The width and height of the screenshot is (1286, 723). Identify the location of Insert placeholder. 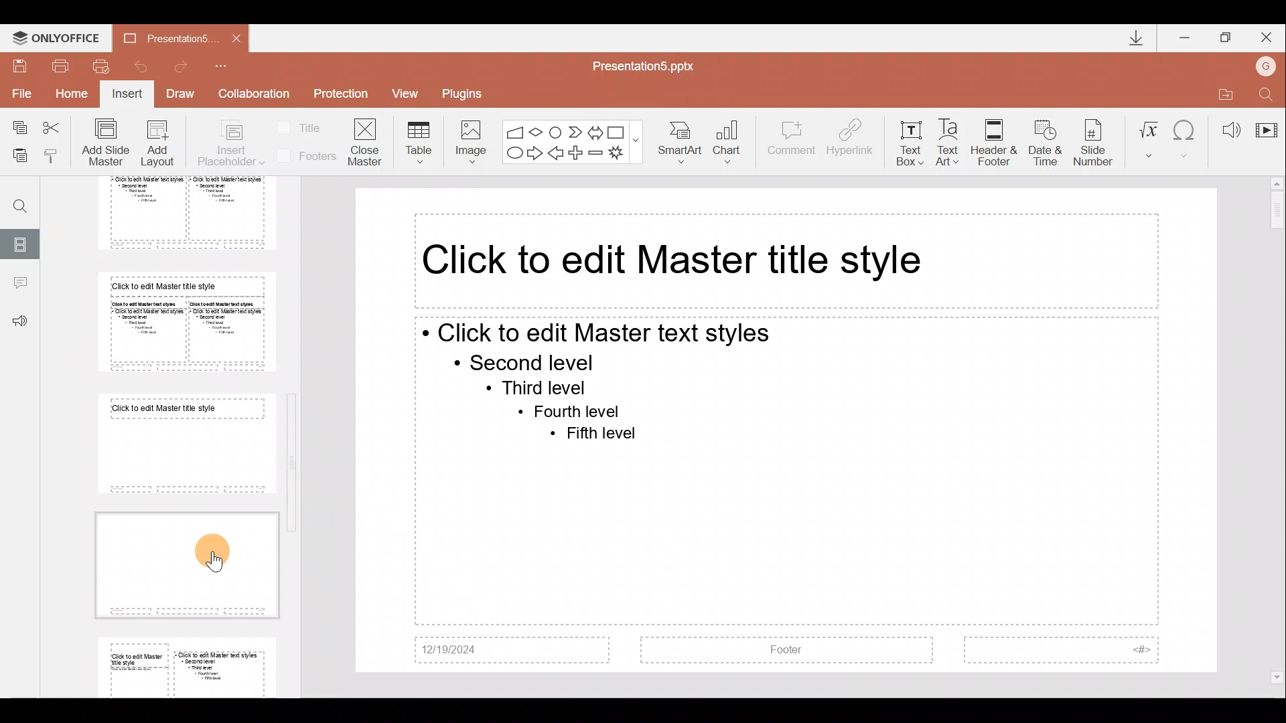
(230, 144).